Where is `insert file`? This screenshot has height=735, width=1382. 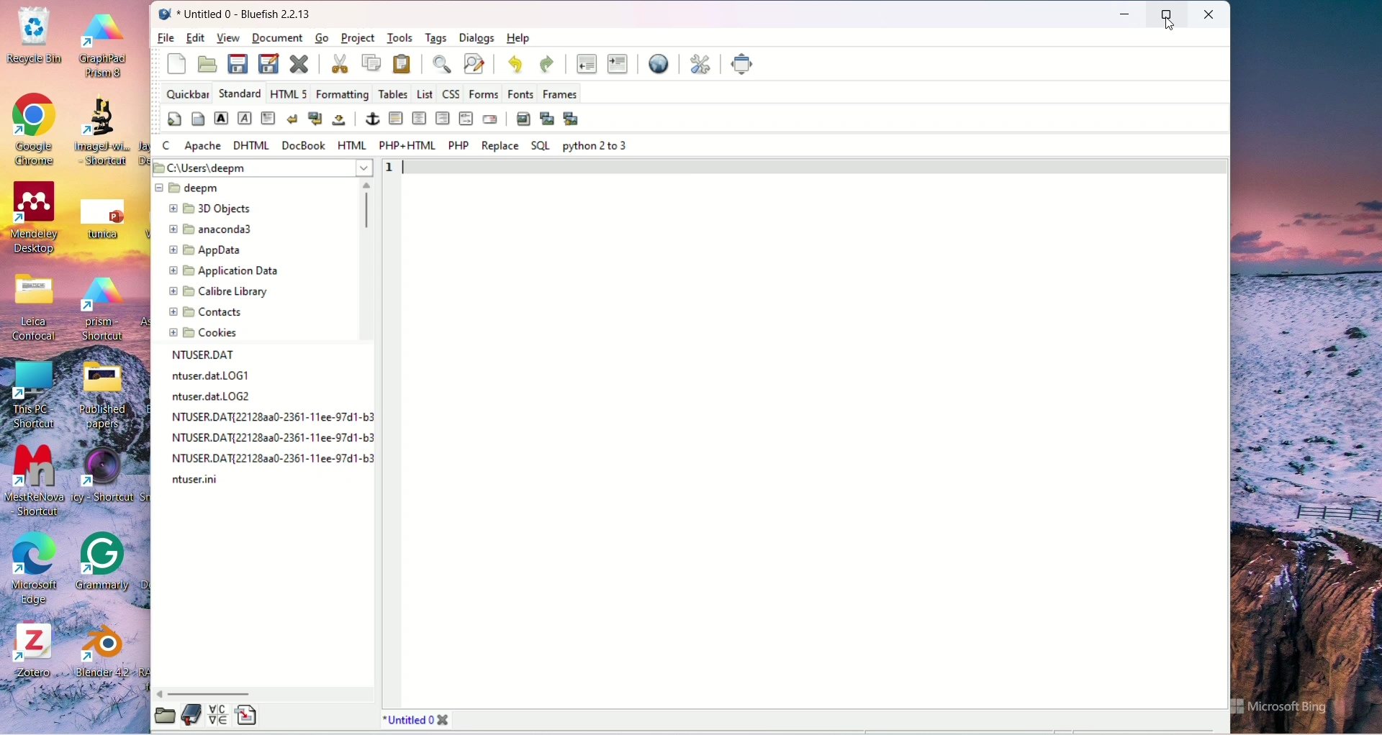 insert file is located at coordinates (245, 716).